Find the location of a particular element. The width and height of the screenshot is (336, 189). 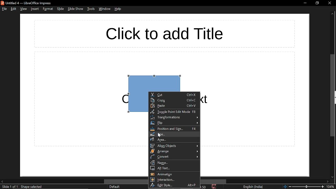

flip is located at coordinates (175, 123).